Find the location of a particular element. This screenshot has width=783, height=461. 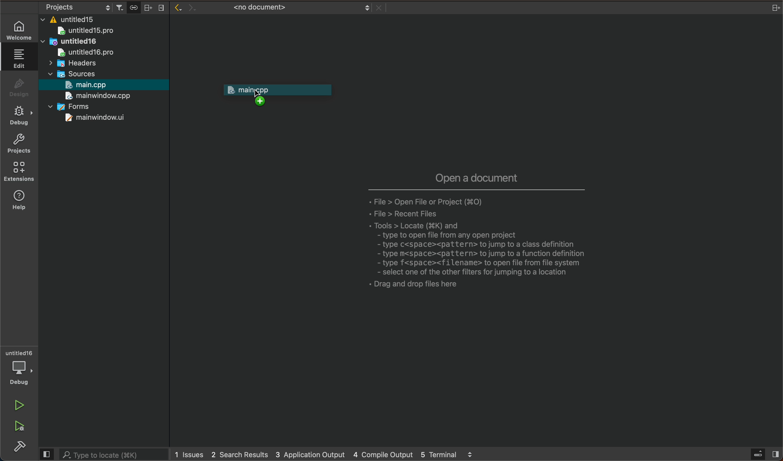

split is located at coordinates (147, 7).